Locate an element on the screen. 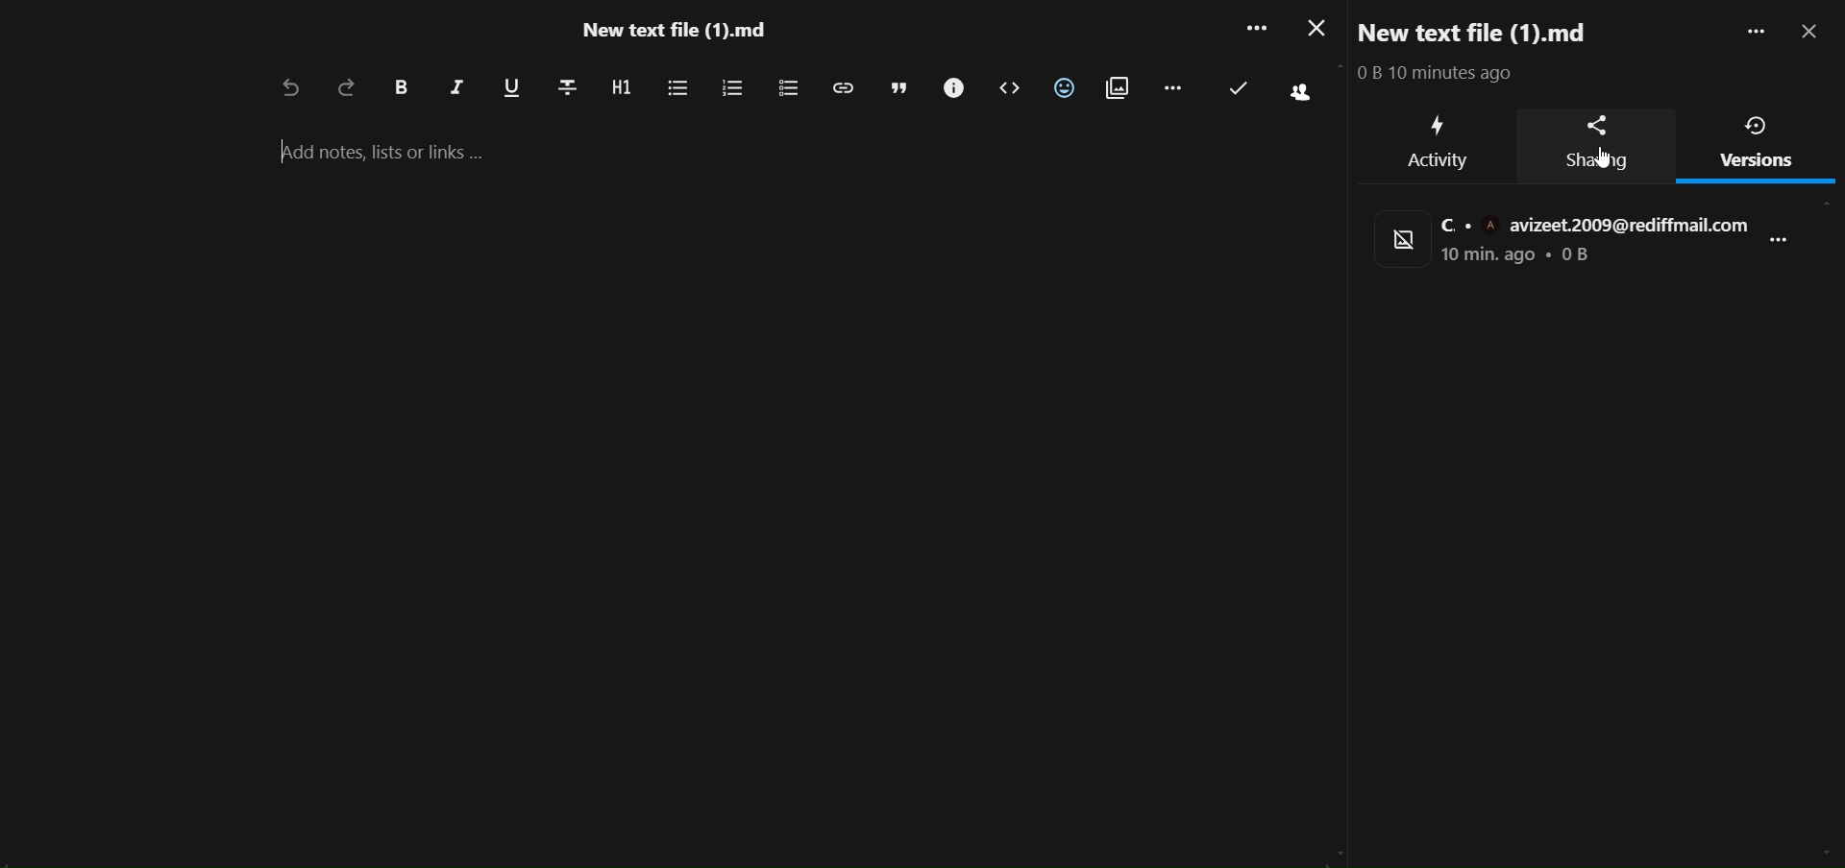  bold is located at coordinates (400, 88).